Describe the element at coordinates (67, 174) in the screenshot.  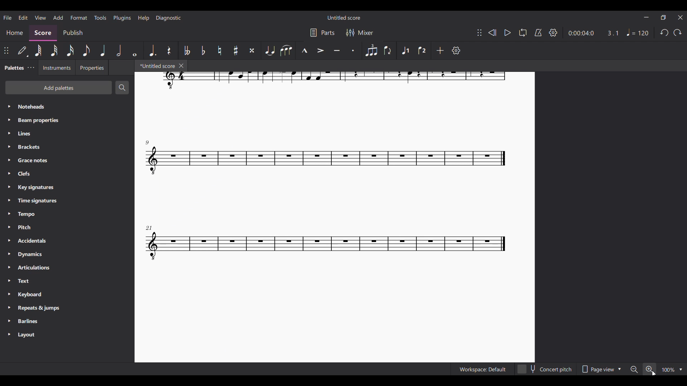
I see `Clefs` at that location.